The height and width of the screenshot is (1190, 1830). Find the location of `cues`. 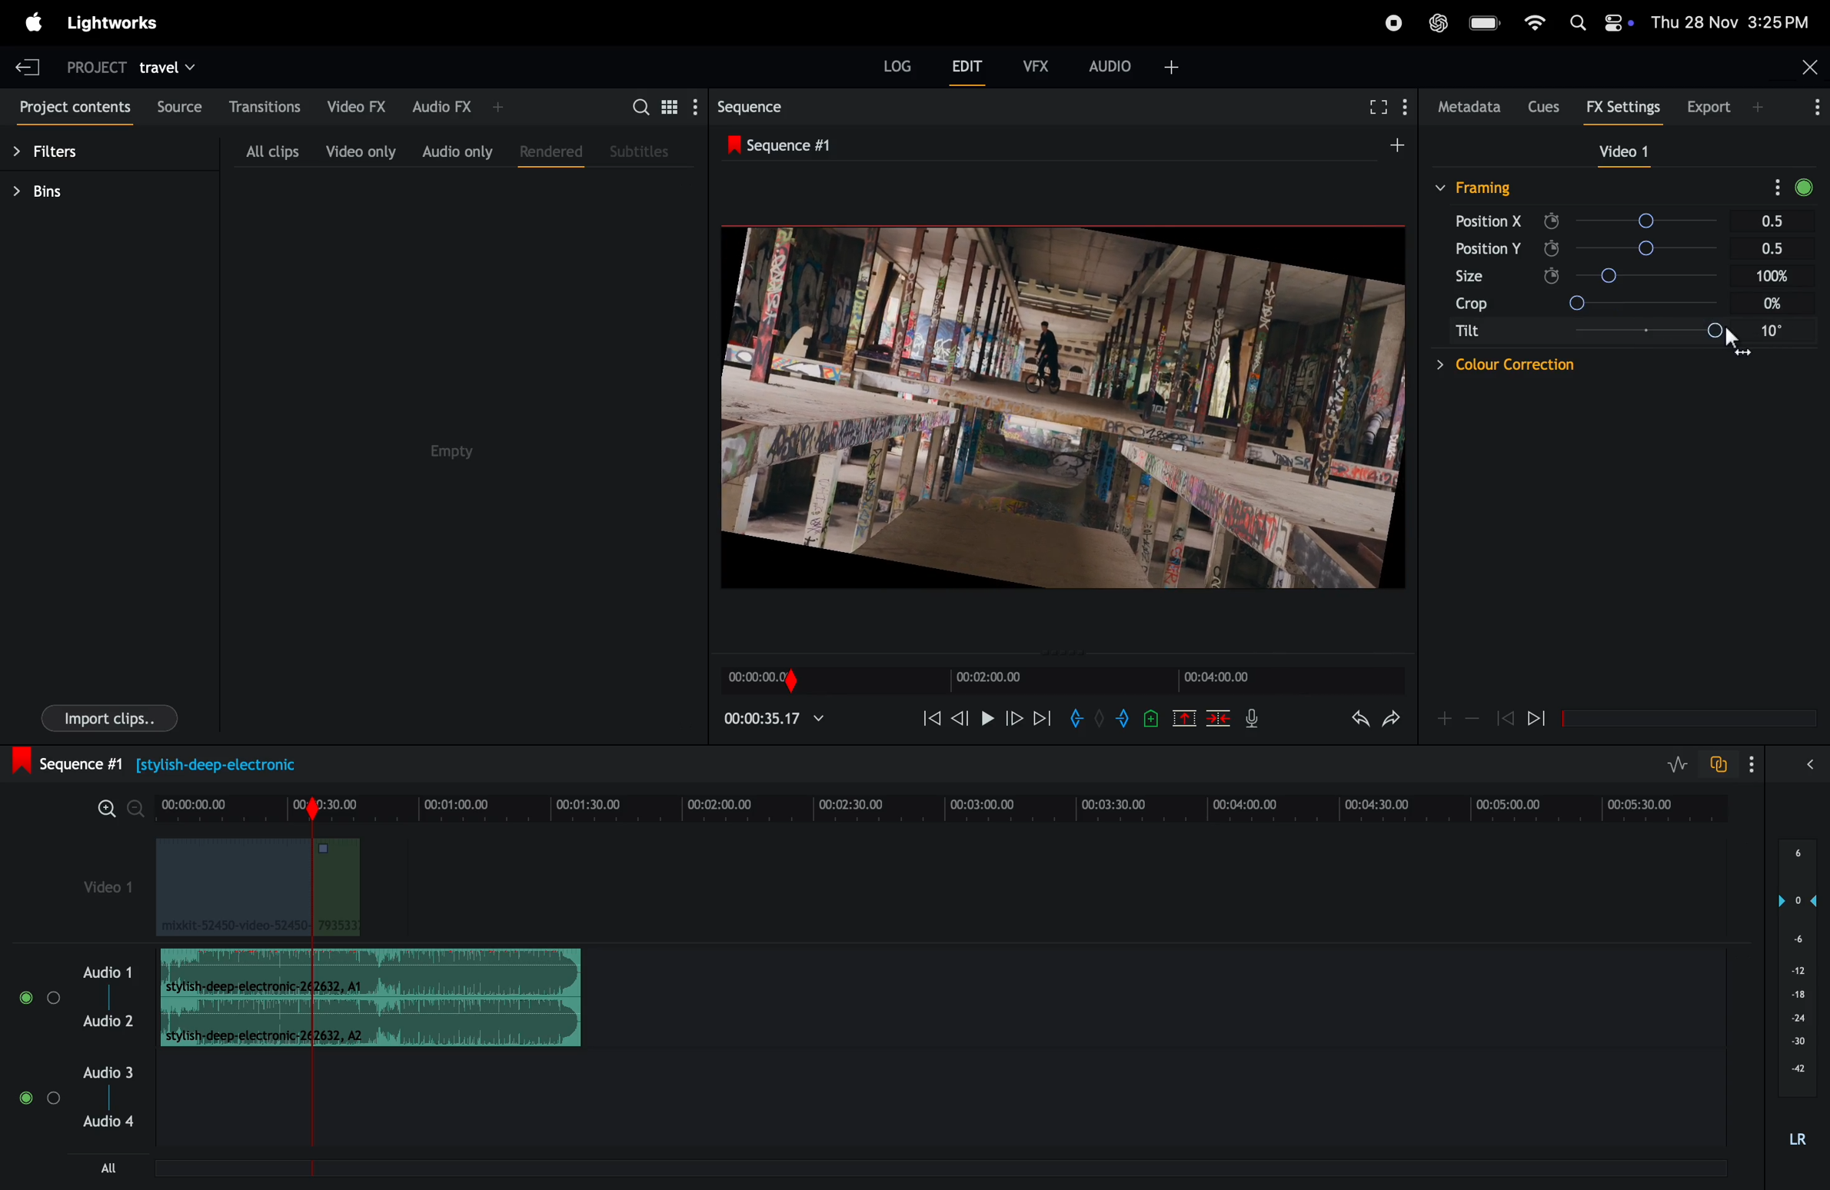

cues is located at coordinates (1543, 106).